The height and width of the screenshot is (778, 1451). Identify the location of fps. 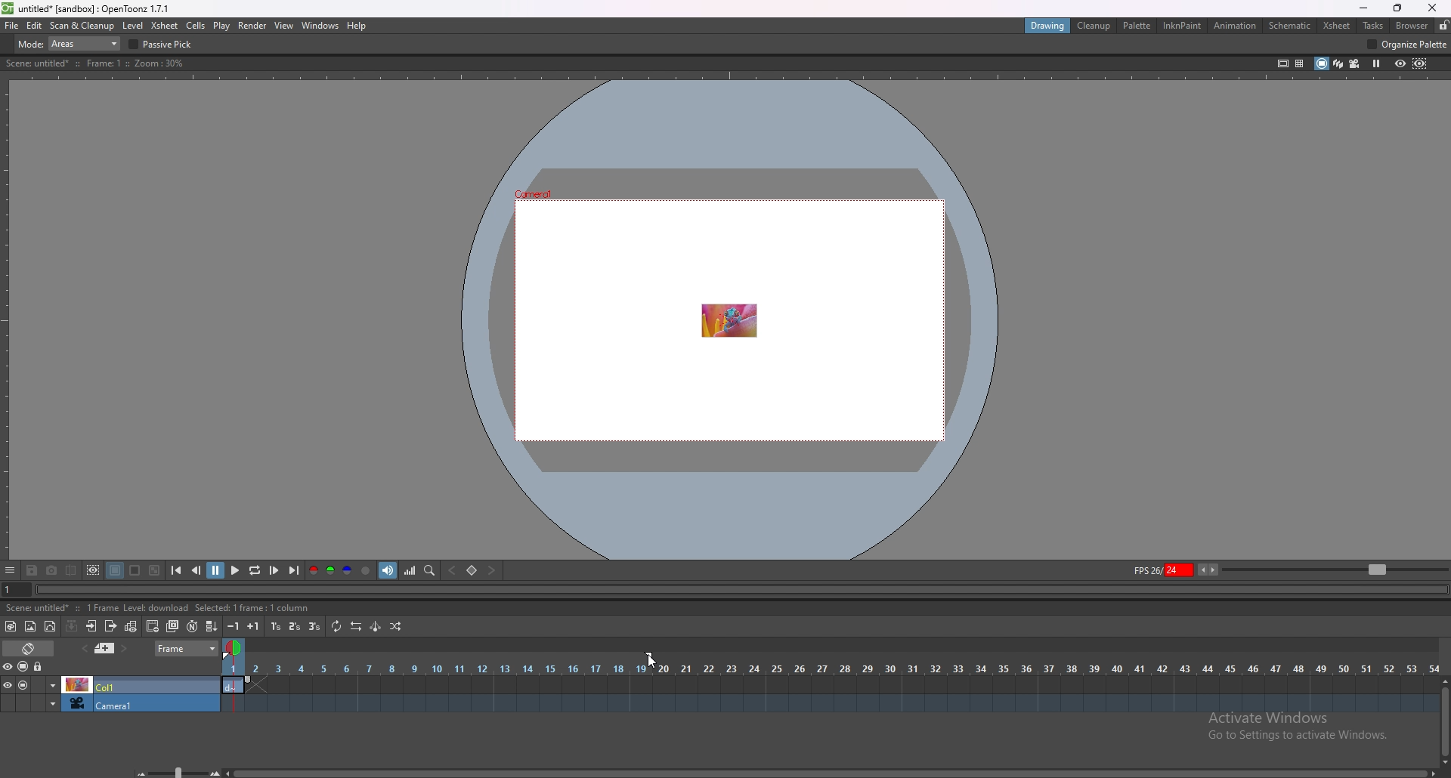
(1176, 570).